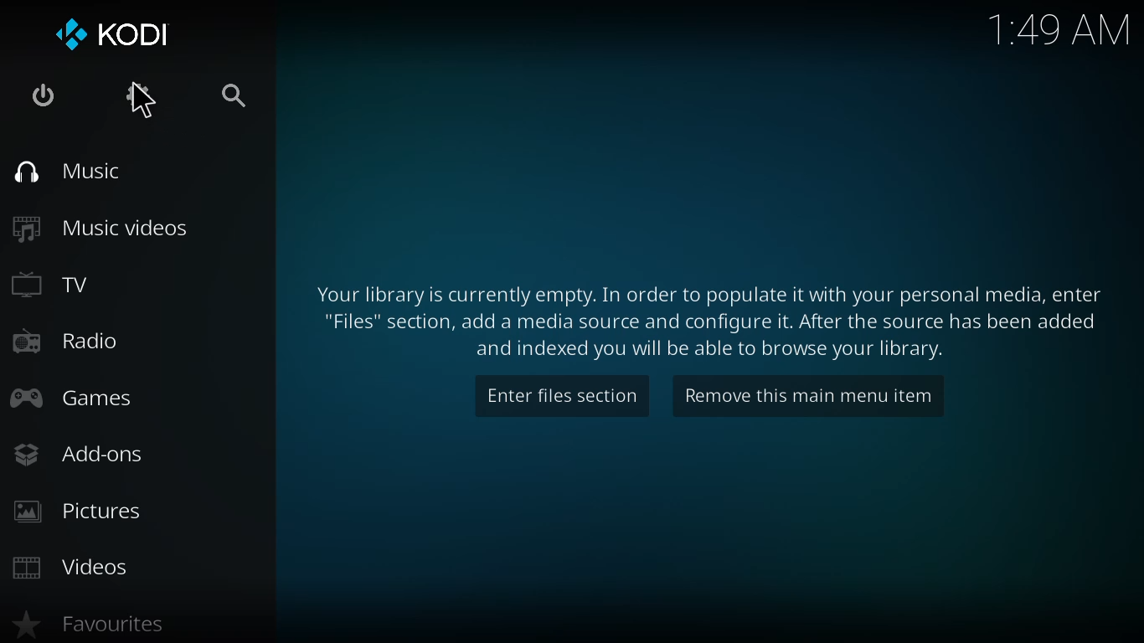 This screenshot has height=643, width=1144. I want to click on videos, so click(68, 566).